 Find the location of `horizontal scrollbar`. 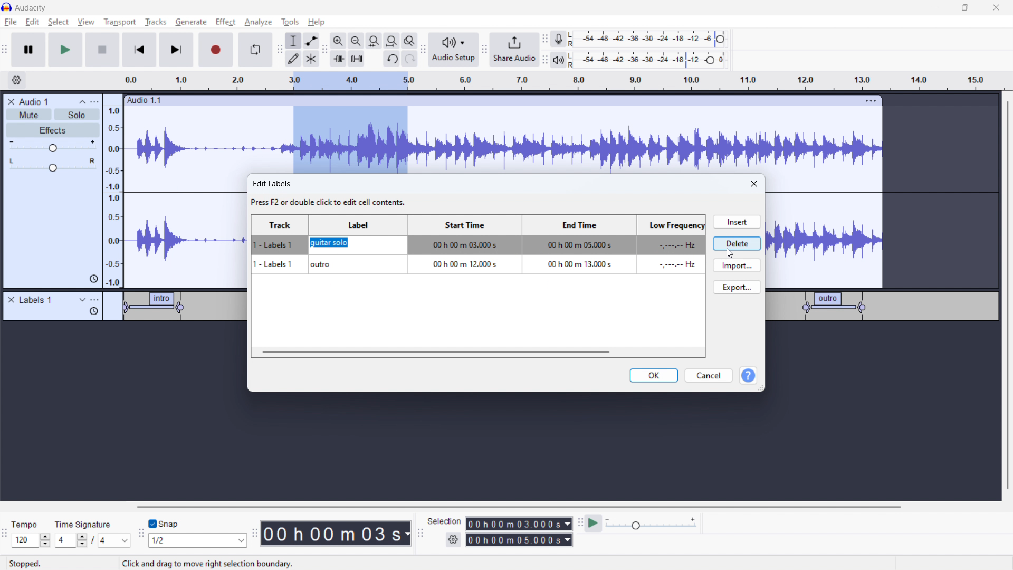

horizontal scrollbar is located at coordinates (520, 507).